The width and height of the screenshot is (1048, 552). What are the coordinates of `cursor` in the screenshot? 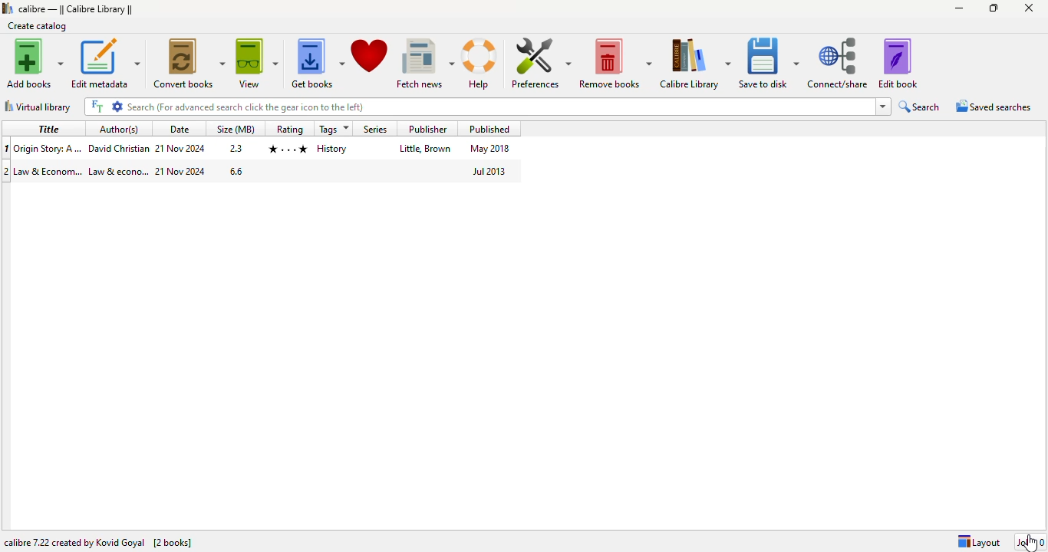 It's located at (1031, 543).